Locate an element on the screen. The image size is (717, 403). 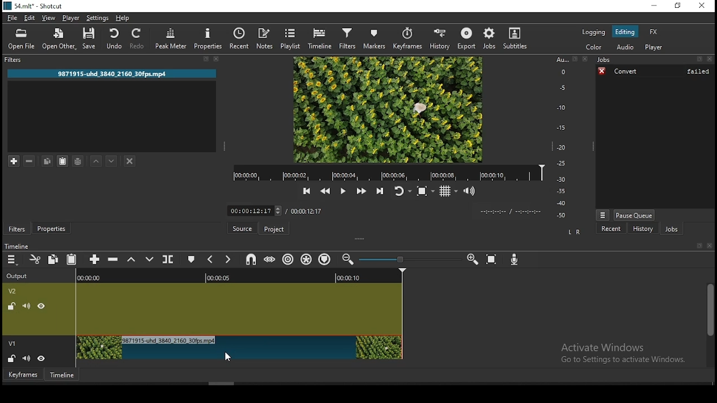
view/hide is located at coordinates (41, 307).